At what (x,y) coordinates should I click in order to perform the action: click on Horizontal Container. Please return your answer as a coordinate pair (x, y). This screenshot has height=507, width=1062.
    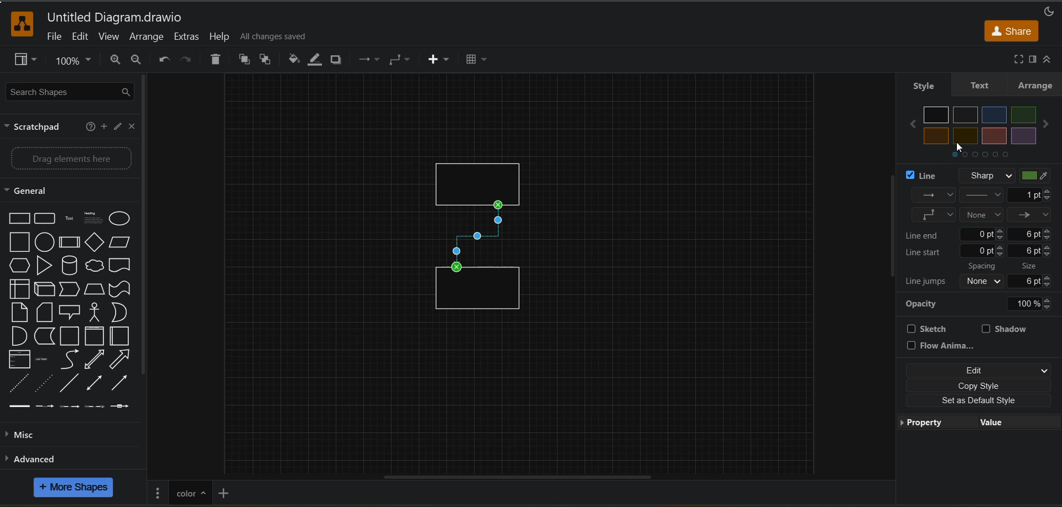
    Looking at the image, I should click on (122, 337).